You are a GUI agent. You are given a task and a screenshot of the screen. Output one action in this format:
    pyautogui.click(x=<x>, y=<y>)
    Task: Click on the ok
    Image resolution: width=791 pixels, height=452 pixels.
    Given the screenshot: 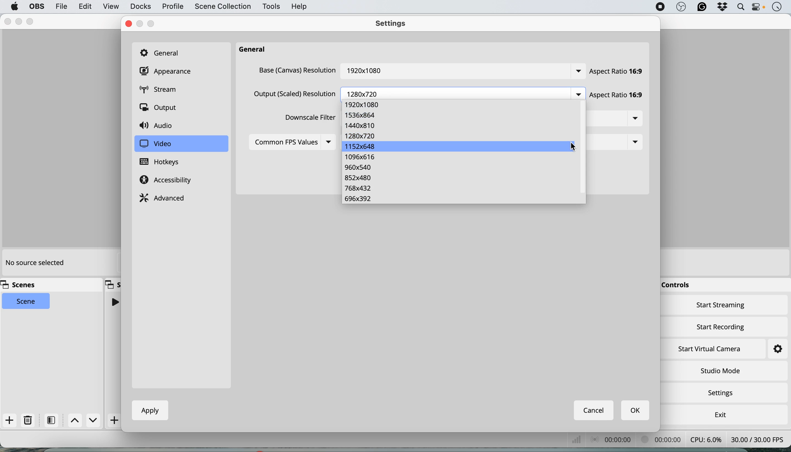 What is the action you would take?
    pyautogui.click(x=636, y=411)
    